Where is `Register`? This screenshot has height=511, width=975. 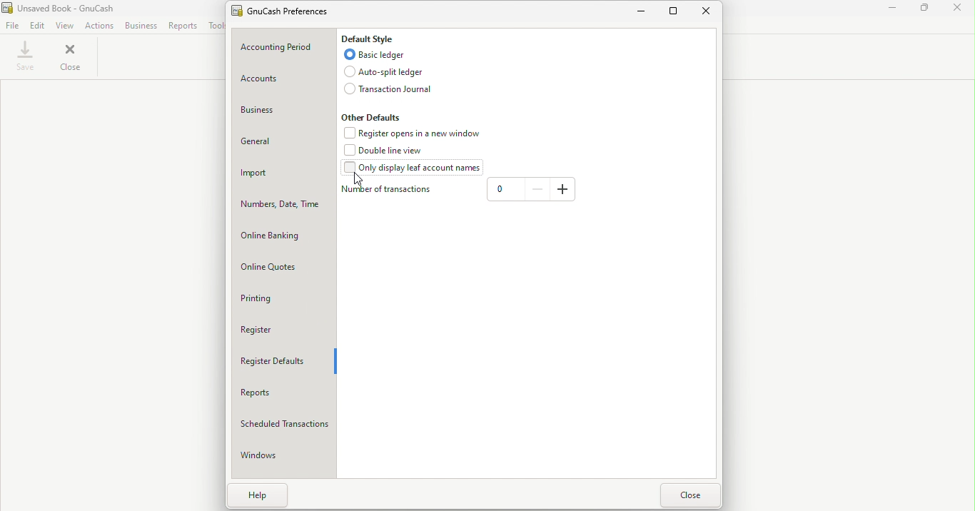
Register is located at coordinates (283, 329).